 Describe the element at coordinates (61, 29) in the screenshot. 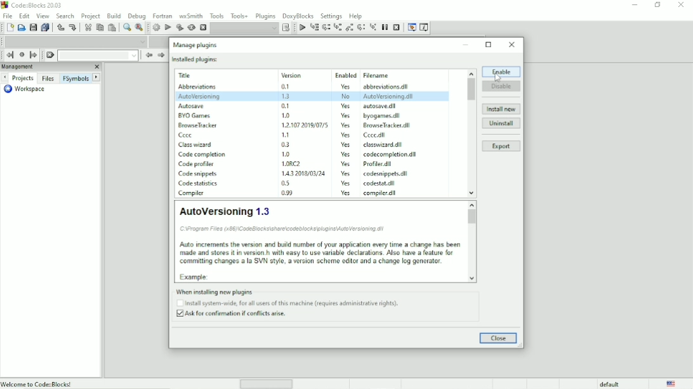

I see `Undo` at that location.